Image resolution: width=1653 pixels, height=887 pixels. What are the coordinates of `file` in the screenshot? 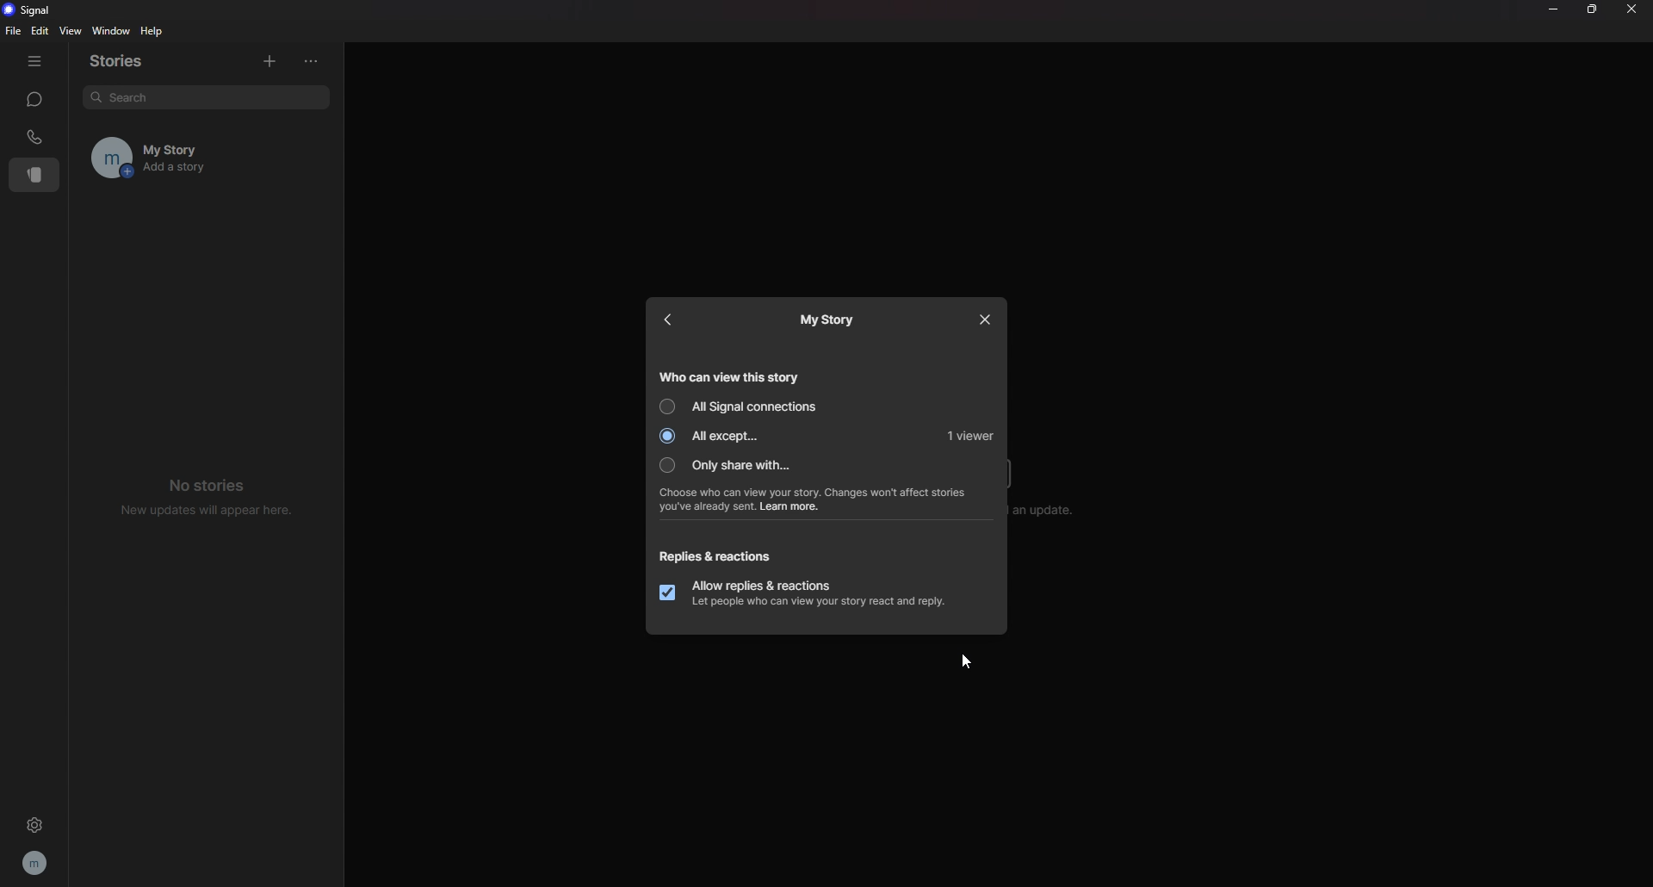 It's located at (15, 30).